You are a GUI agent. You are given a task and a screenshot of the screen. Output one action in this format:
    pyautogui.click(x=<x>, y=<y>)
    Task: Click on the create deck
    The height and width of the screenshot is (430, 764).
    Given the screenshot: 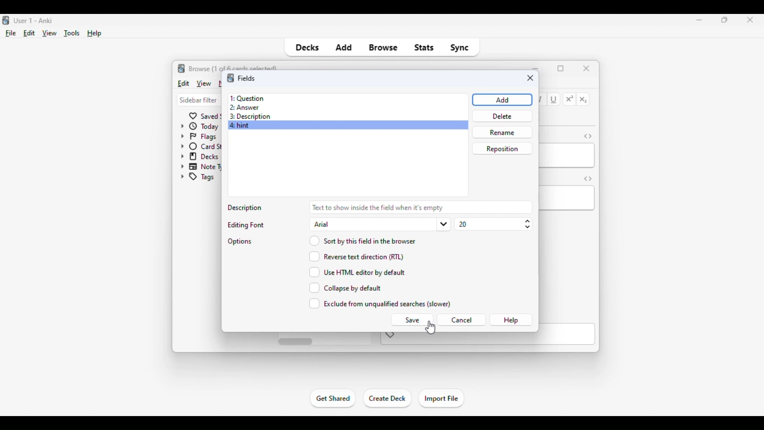 What is the action you would take?
    pyautogui.click(x=388, y=399)
    